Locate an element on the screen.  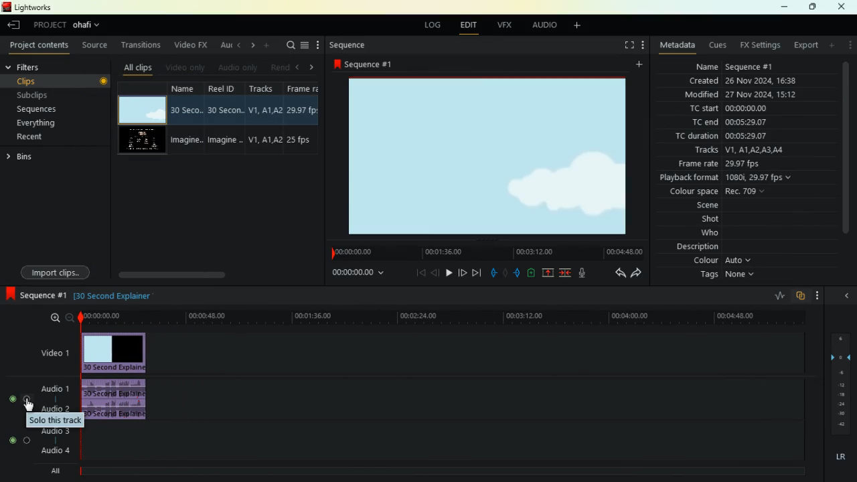
mic is located at coordinates (582, 274).